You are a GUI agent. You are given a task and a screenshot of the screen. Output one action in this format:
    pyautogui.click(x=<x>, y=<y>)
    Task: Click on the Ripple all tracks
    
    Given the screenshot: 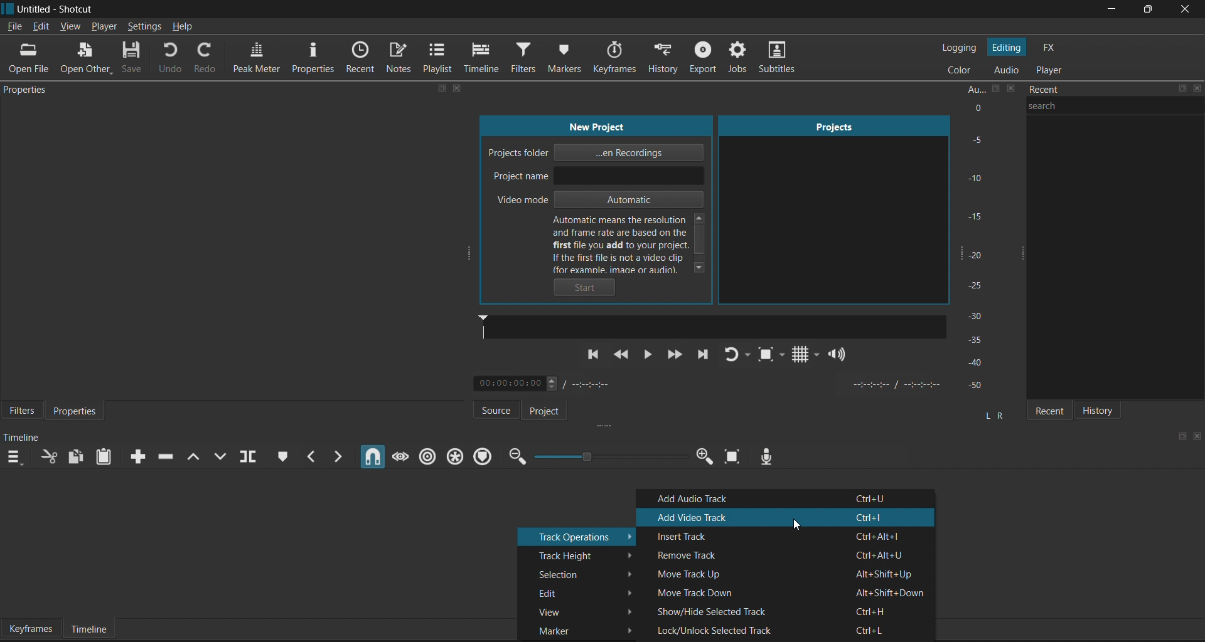 What is the action you would take?
    pyautogui.click(x=454, y=455)
    